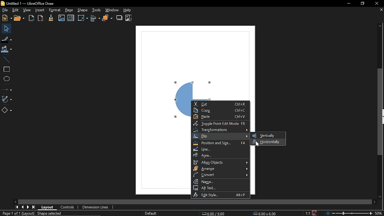 The width and height of the screenshot is (384, 216). I want to click on File, so click(4, 10).